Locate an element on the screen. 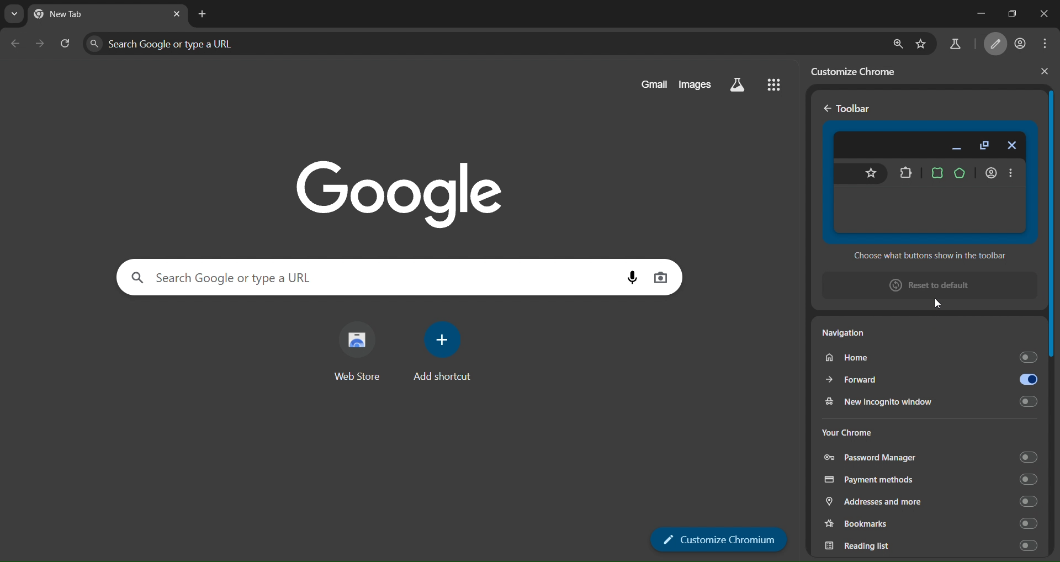 This screenshot has width=1060, height=562. Search Google or type a URL is located at coordinates (373, 277).